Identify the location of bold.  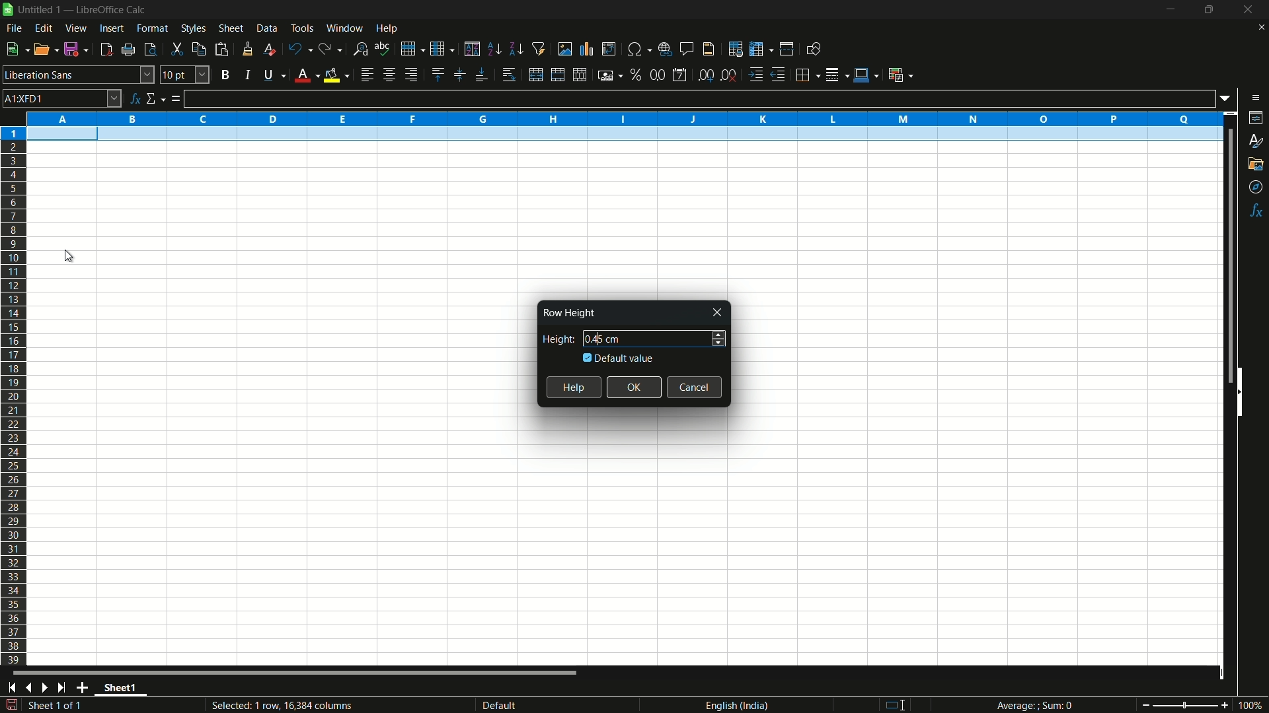
(225, 74).